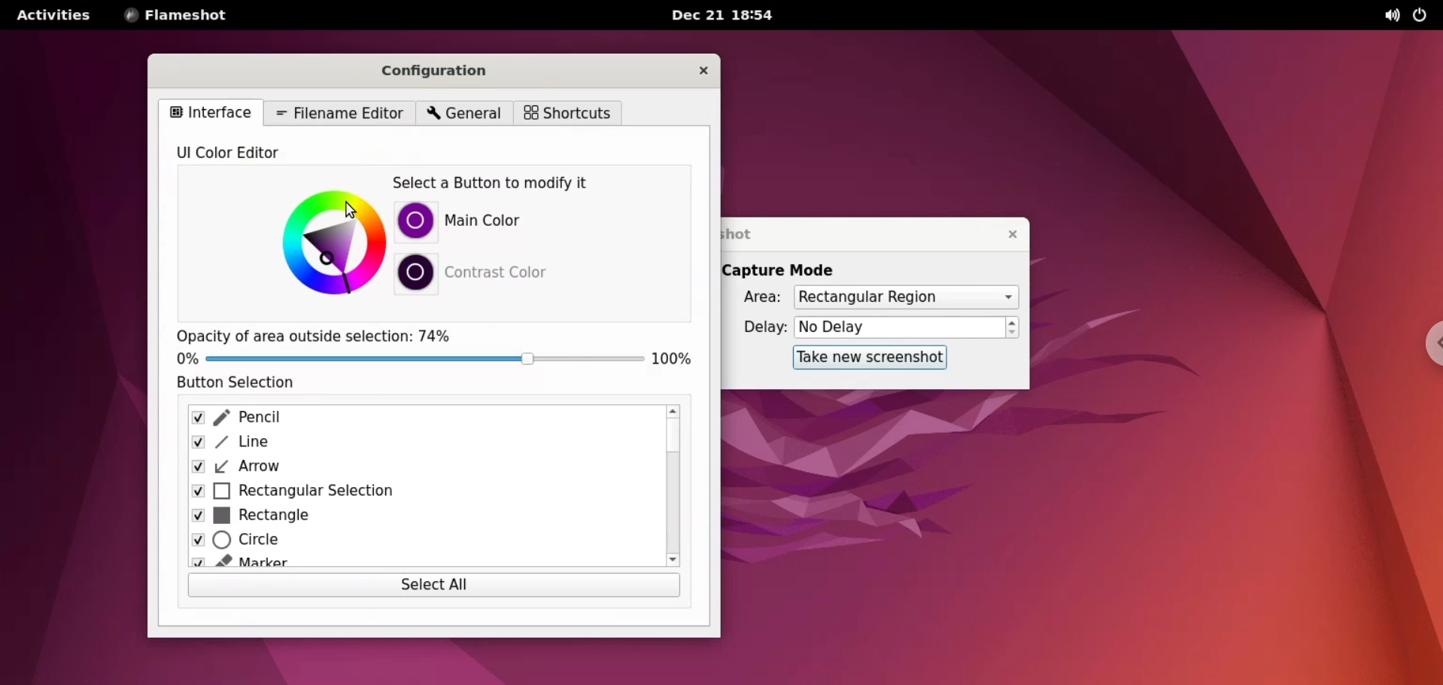  I want to click on flameshot options, so click(176, 16).